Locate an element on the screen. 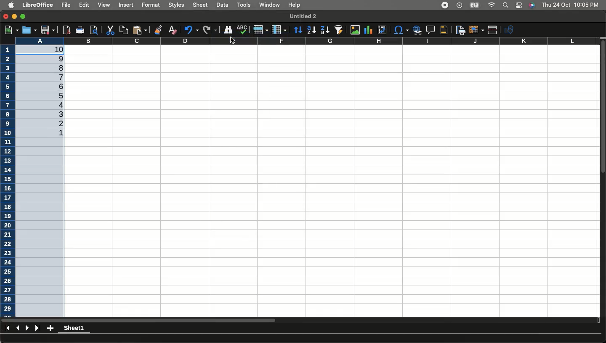 This screenshot has height=343, width=606. Insert hyperlink is located at coordinates (416, 30).